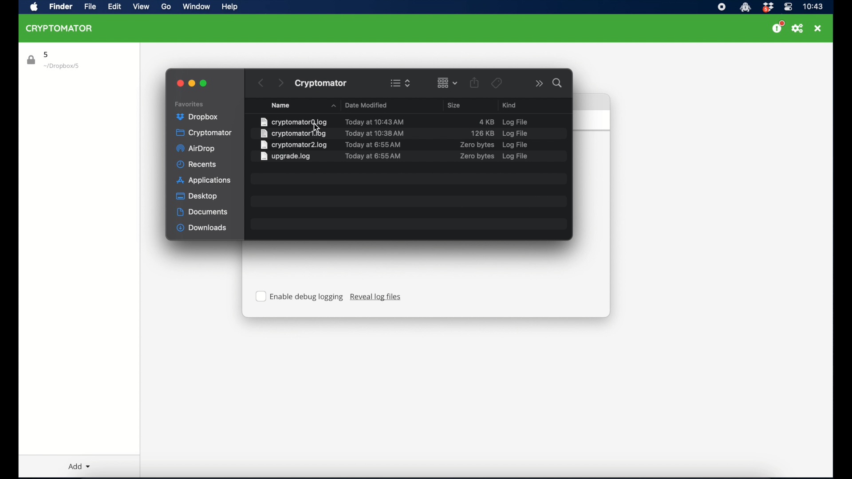 Image resolution: width=852 pixels, height=479 pixels. Describe the element at coordinates (205, 181) in the screenshot. I see `applications` at that location.